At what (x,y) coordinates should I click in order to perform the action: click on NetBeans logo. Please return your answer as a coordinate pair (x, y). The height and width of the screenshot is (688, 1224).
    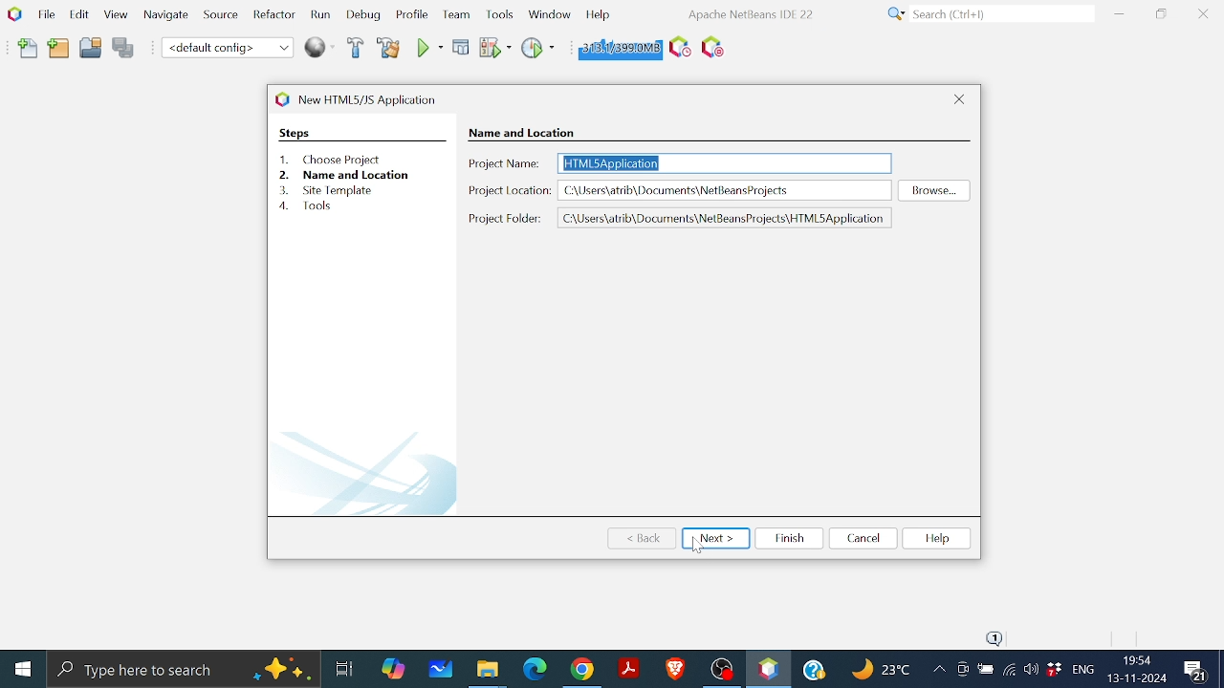
    Looking at the image, I should click on (13, 13).